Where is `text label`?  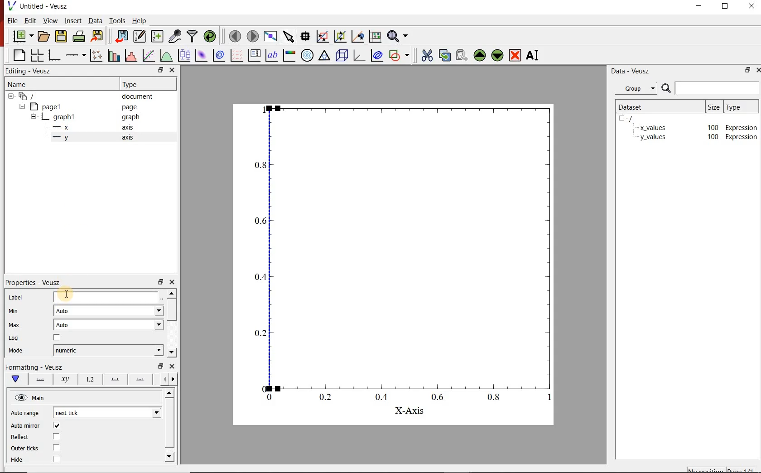 text label is located at coordinates (270, 55).